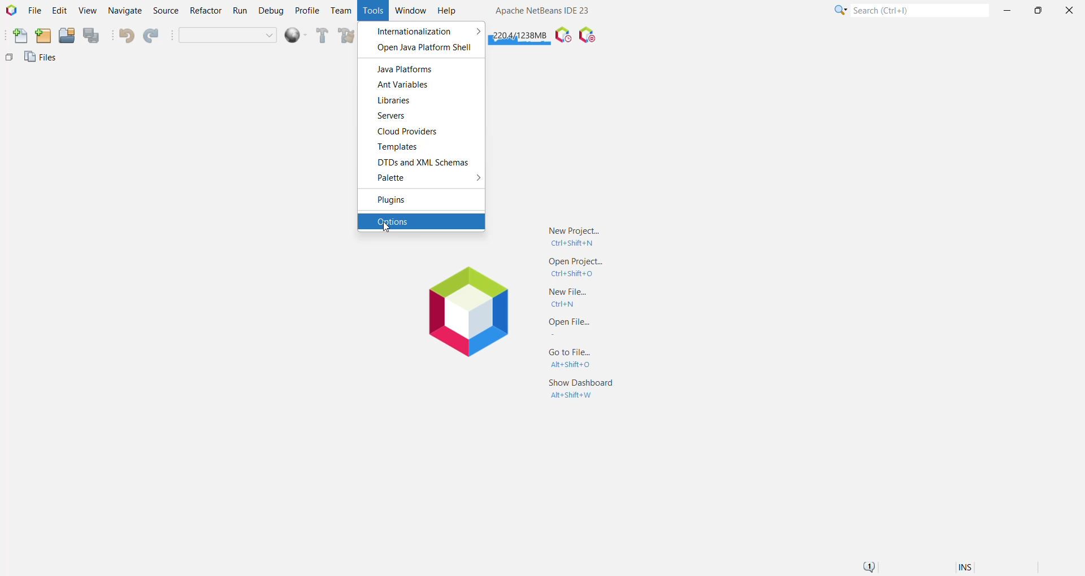 This screenshot has height=576, width=1085. Describe the element at coordinates (476, 178) in the screenshot. I see `More Options` at that location.